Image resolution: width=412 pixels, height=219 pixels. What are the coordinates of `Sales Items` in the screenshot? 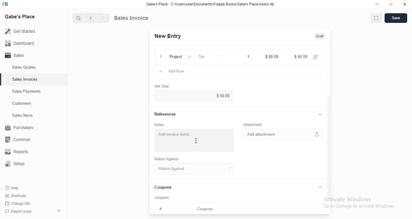 It's located at (20, 116).